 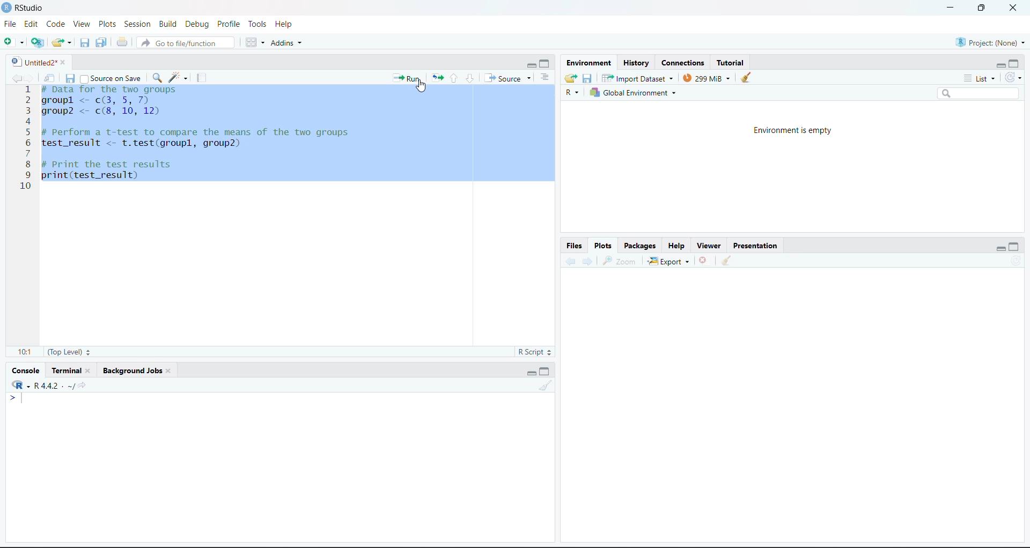 I want to click on save current document, so click(x=71, y=78).